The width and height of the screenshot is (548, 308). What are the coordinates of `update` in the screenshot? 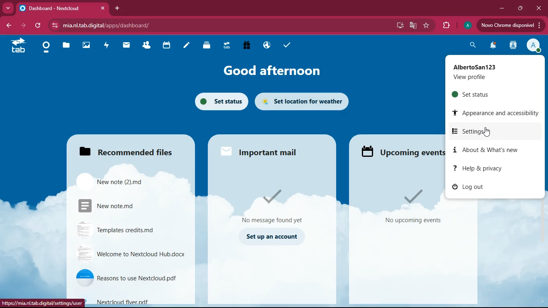 It's located at (509, 25).